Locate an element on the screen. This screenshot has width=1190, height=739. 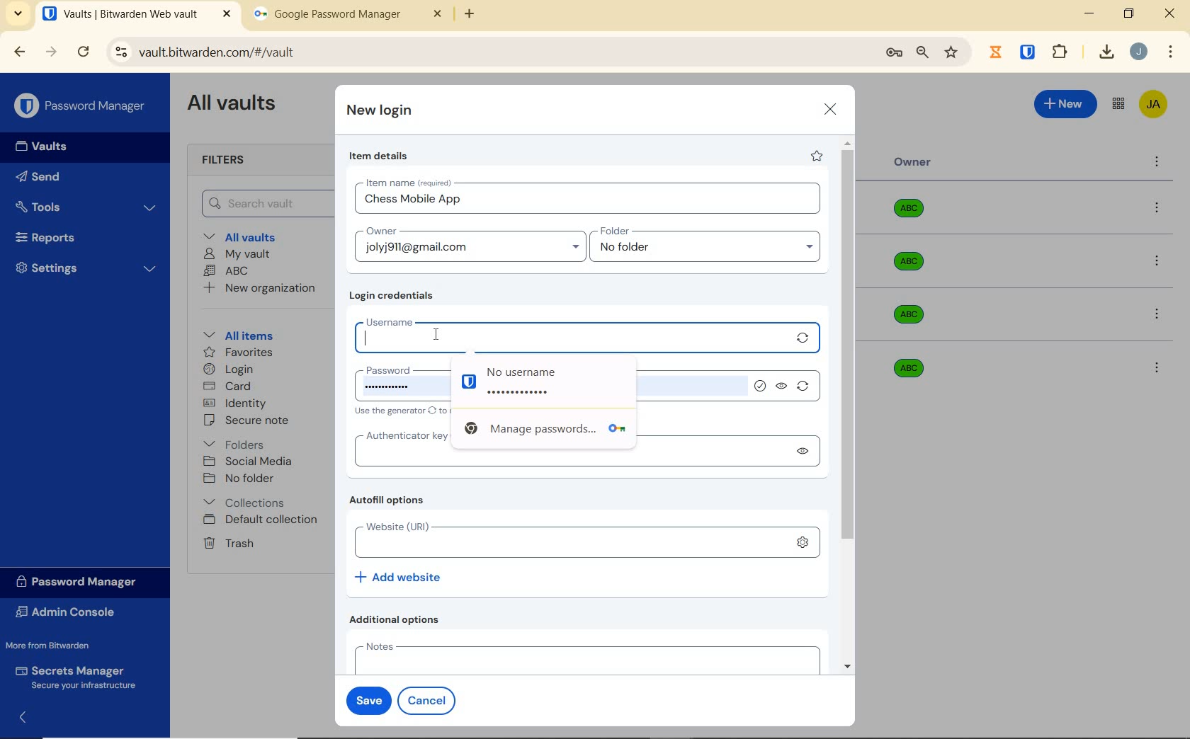
Bitwarden Account is located at coordinates (1153, 105).